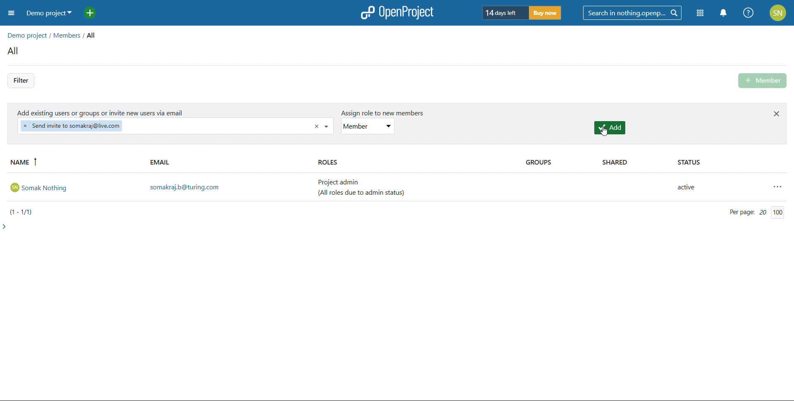 Image resolution: width=794 pixels, height=401 pixels. I want to click on remove email id, so click(317, 127).